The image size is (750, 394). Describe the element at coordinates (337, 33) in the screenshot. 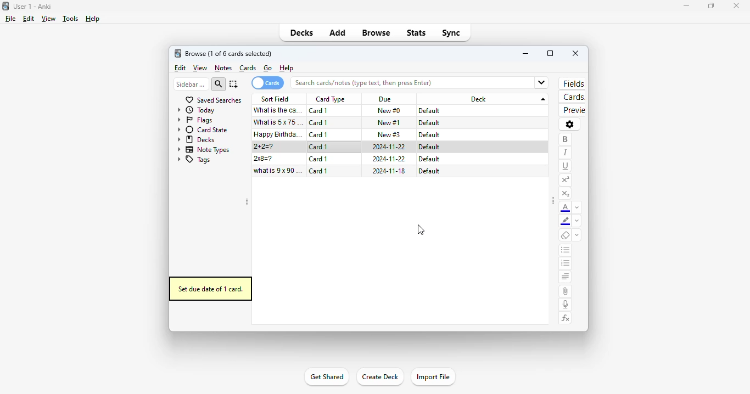

I see `add` at that location.